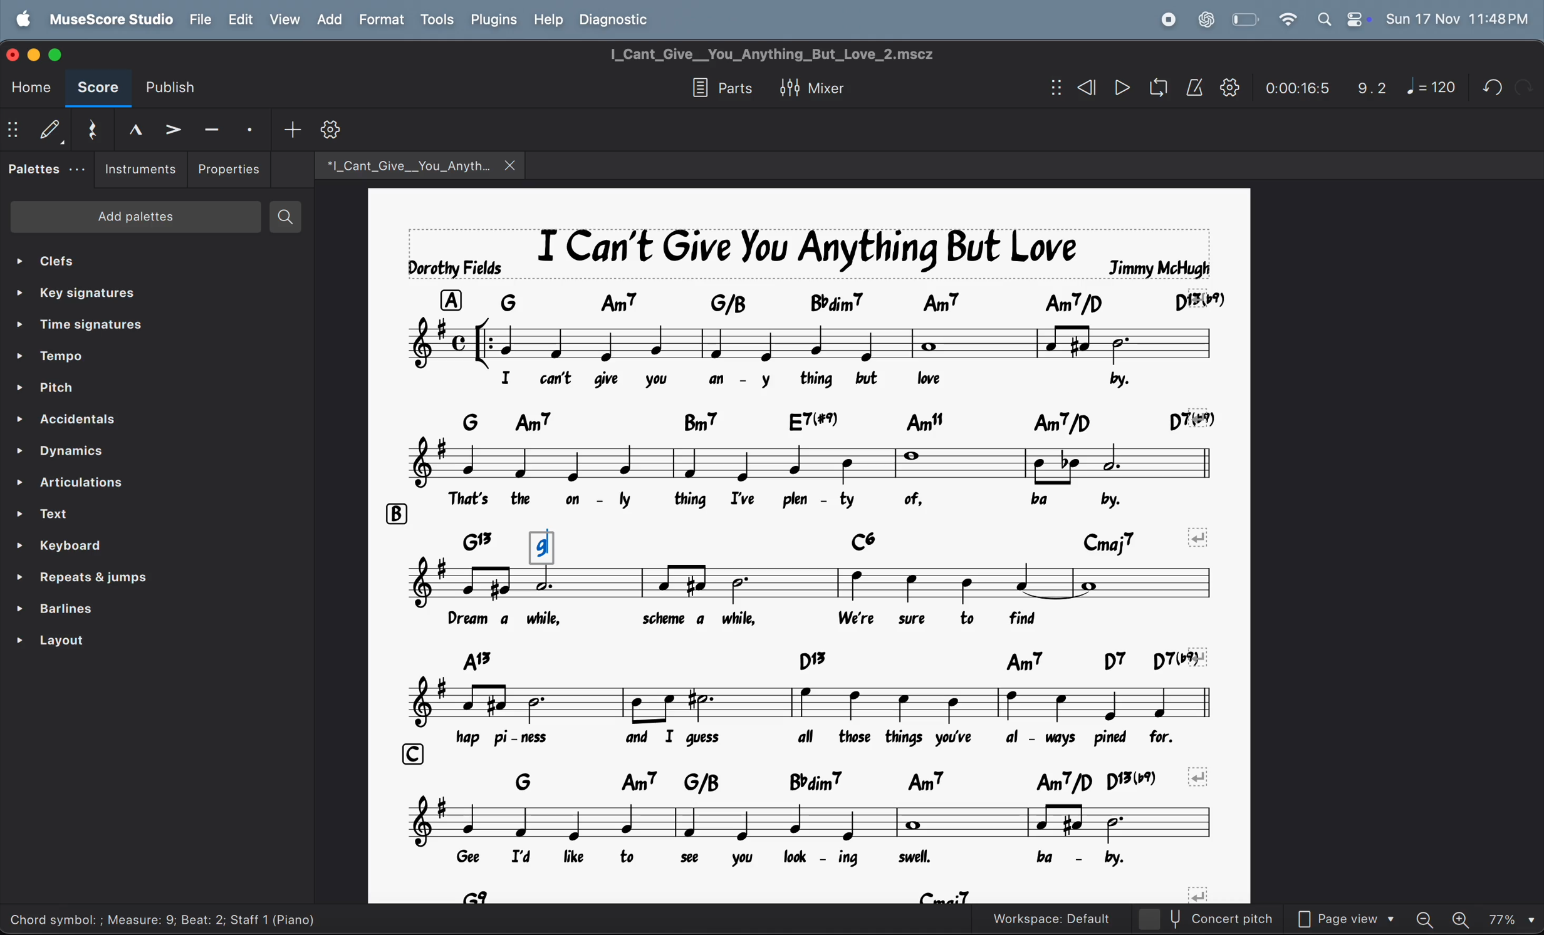 The width and height of the screenshot is (1544, 935). I want to click on publish, so click(178, 83).